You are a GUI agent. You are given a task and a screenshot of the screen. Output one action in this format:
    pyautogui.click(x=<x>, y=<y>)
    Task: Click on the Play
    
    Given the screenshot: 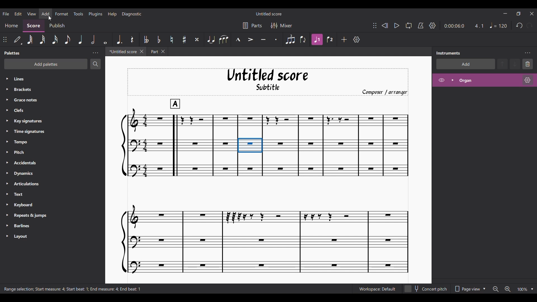 What is the action you would take?
    pyautogui.click(x=397, y=26)
    